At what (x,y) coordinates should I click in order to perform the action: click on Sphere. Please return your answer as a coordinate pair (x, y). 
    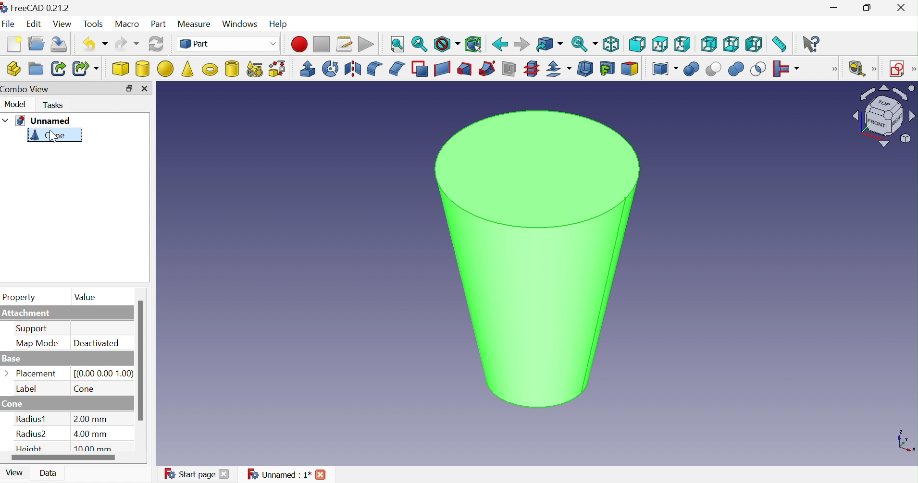
    Looking at the image, I should click on (165, 69).